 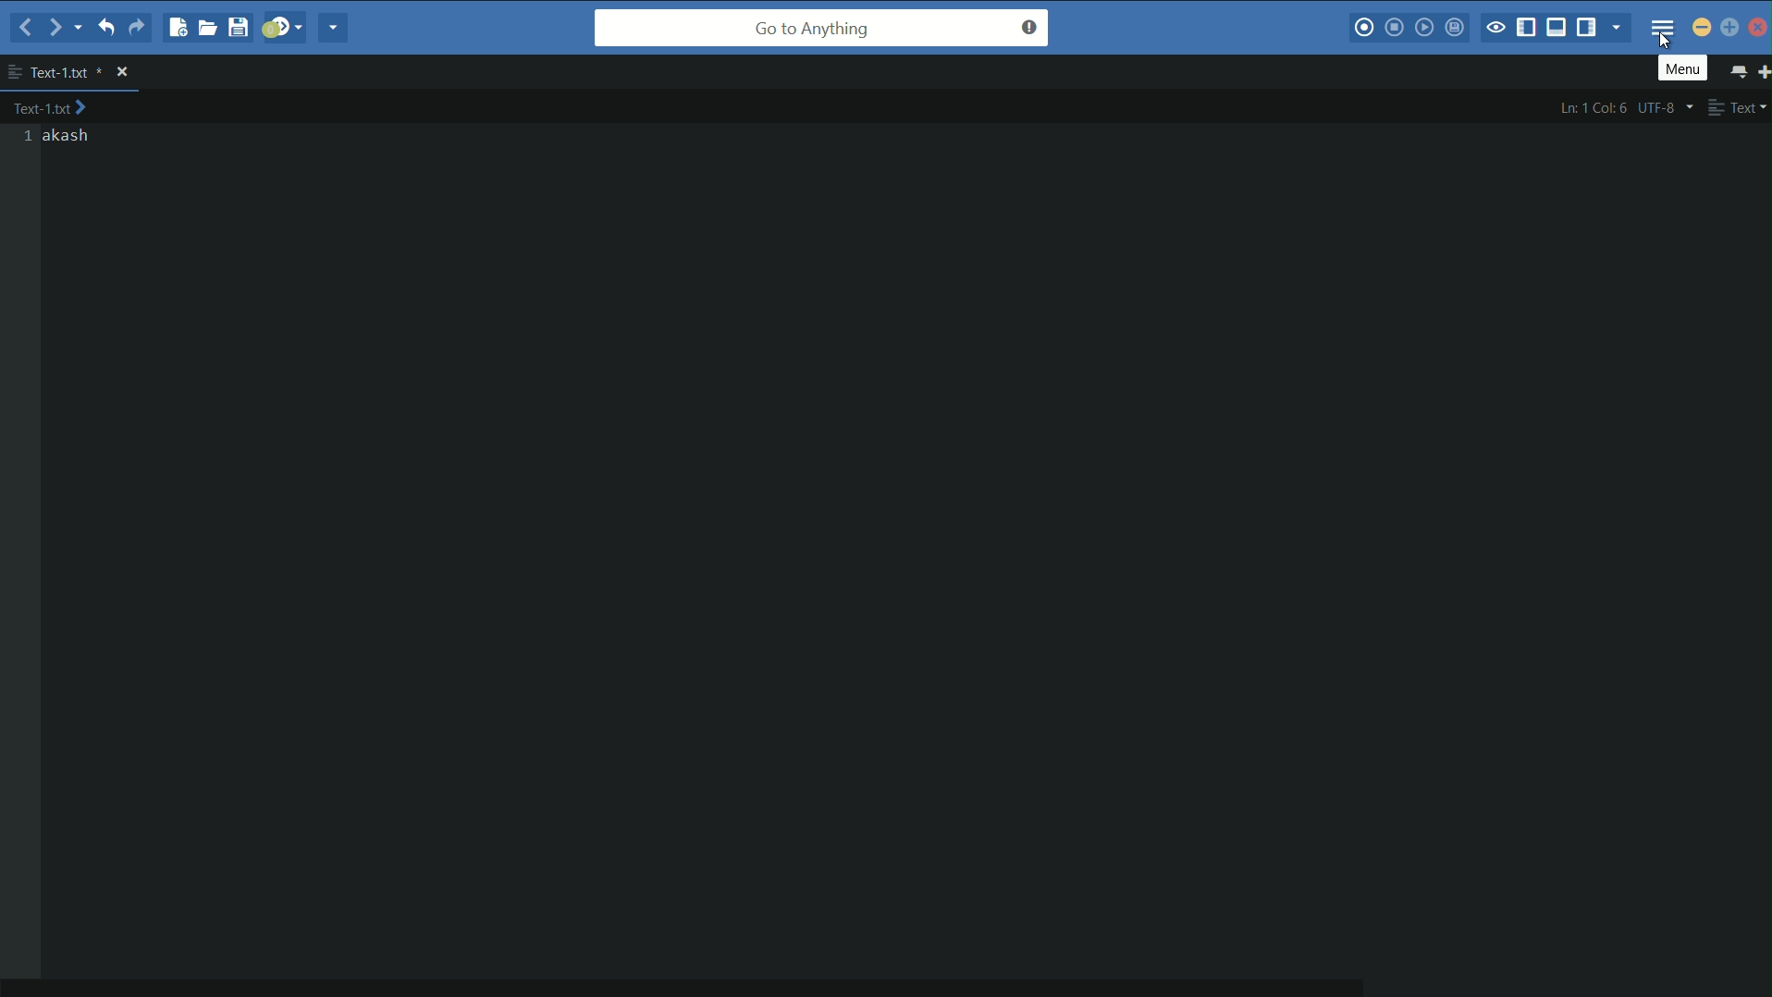 I want to click on show specific sidebar/tab, so click(x=1619, y=28).